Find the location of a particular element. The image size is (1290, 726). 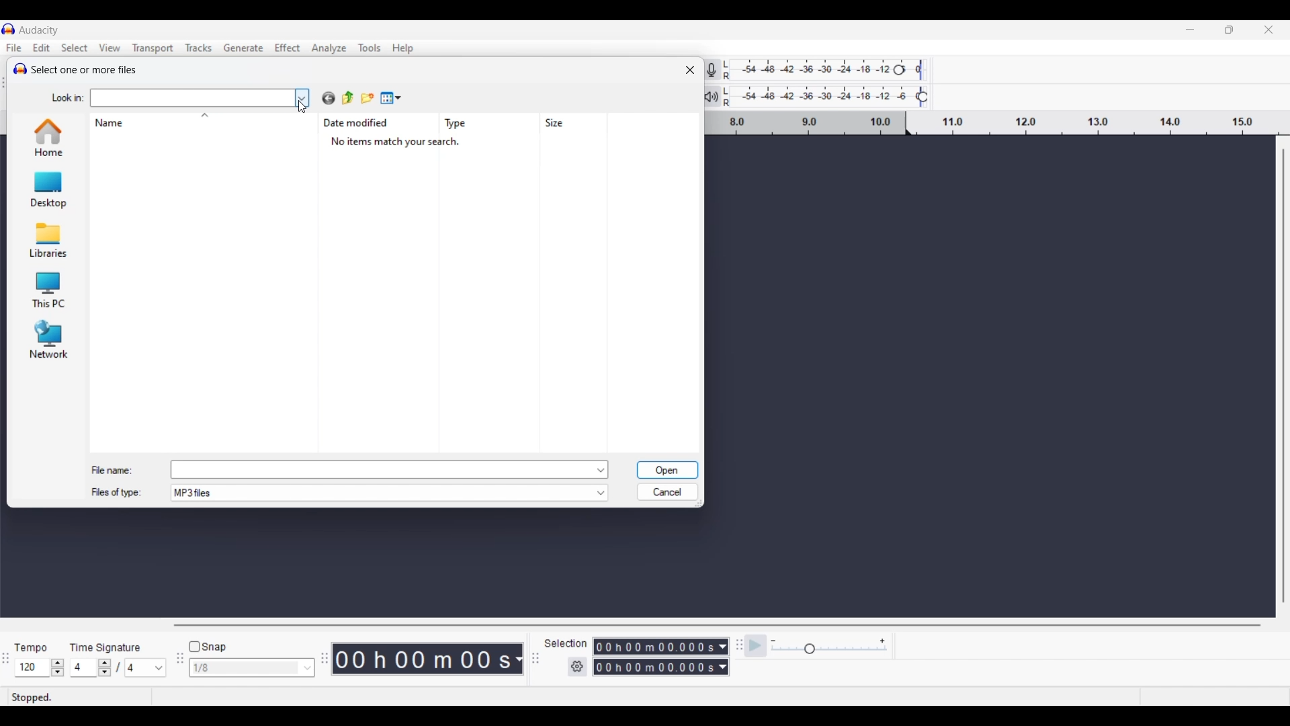

00 h 00 m 00 s is located at coordinates (430, 659).